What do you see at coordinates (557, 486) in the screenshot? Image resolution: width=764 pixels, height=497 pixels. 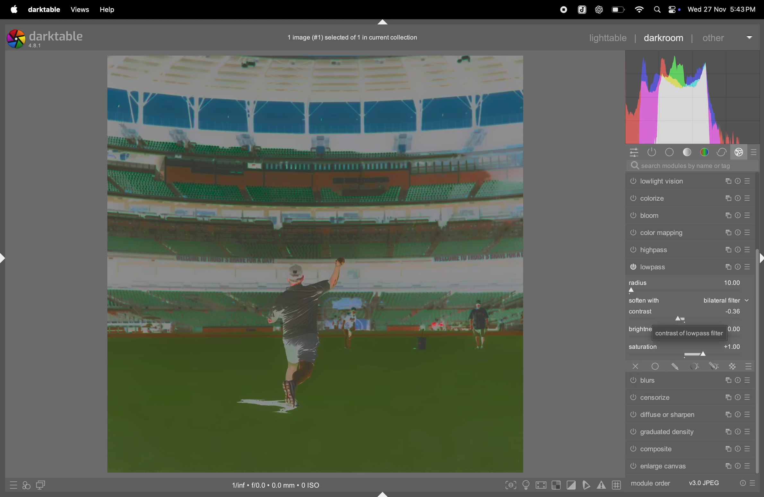 I see `toggle indication over exposure` at bounding box center [557, 486].